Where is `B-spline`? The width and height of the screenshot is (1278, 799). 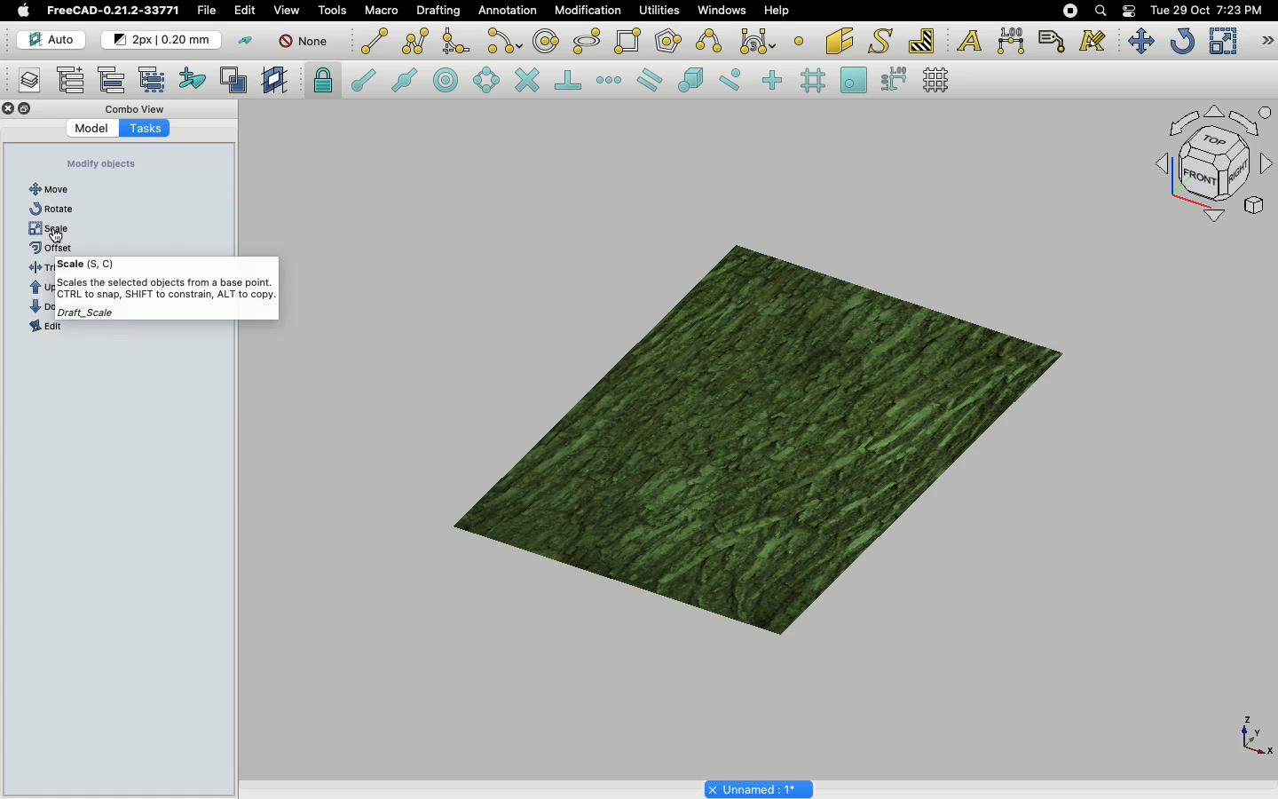 B-spline is located at coordinates (708, 41).